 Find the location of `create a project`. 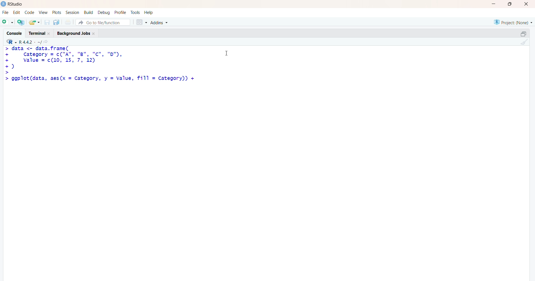

create a project is located at coordinates (21, 22).